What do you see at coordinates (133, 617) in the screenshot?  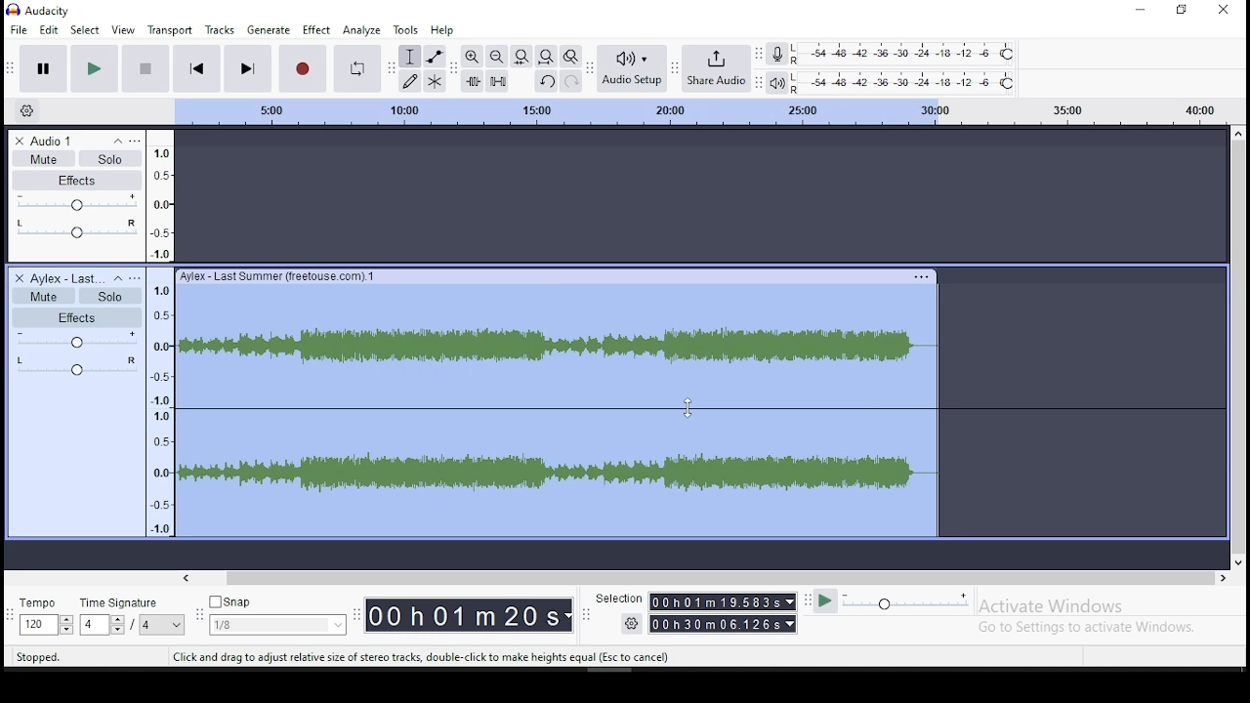 I see `rime signature` at bounding box center [133, 617].